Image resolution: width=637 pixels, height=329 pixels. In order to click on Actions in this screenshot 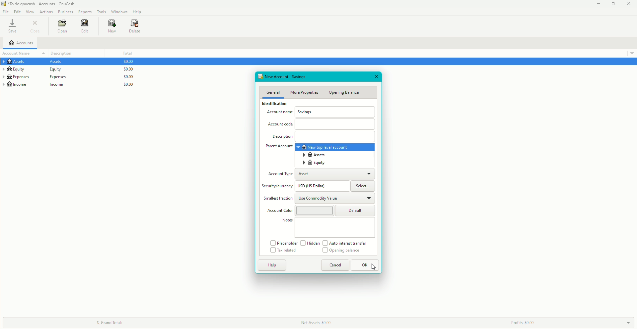, I will do `click(46, 12)`.